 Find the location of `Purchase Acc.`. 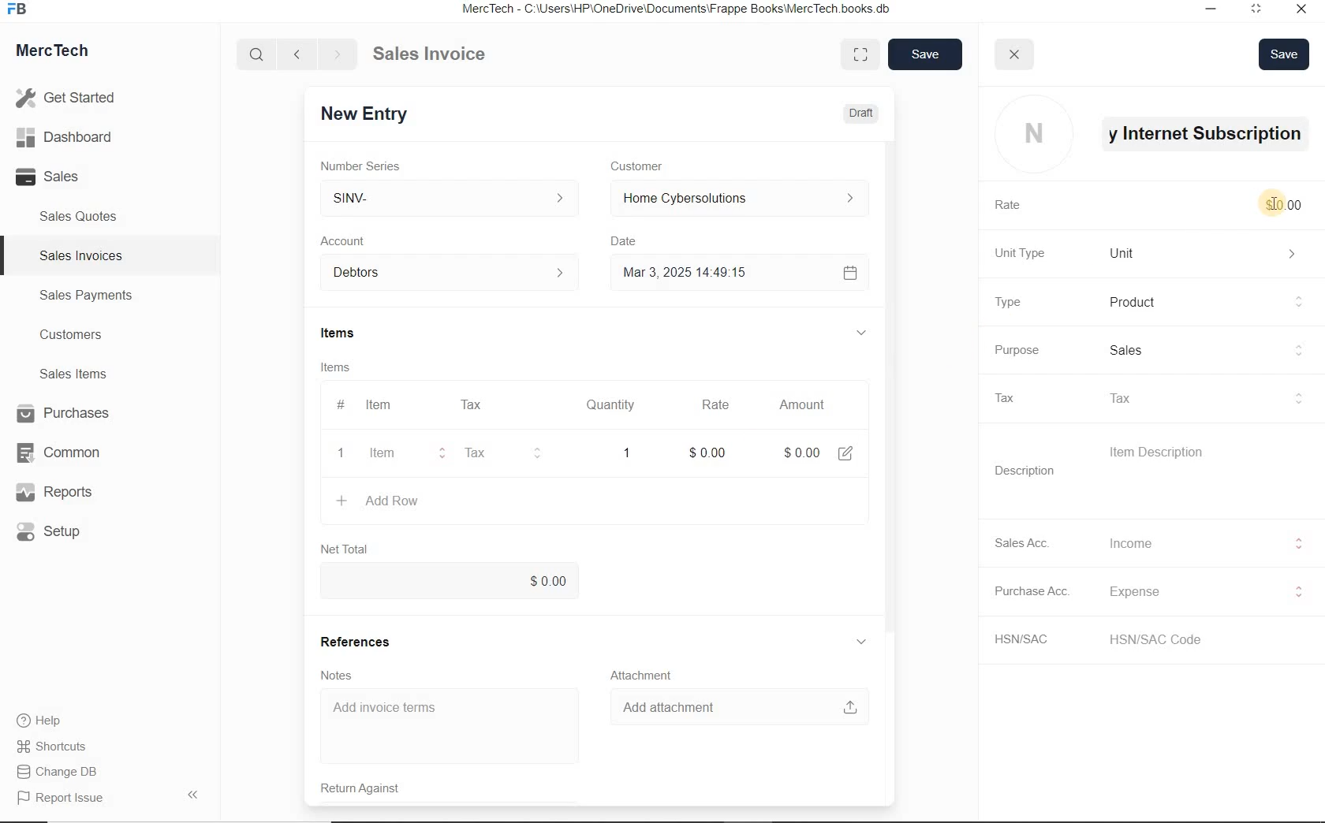

Purchase Acc. is located at coordinates (1034, 593).